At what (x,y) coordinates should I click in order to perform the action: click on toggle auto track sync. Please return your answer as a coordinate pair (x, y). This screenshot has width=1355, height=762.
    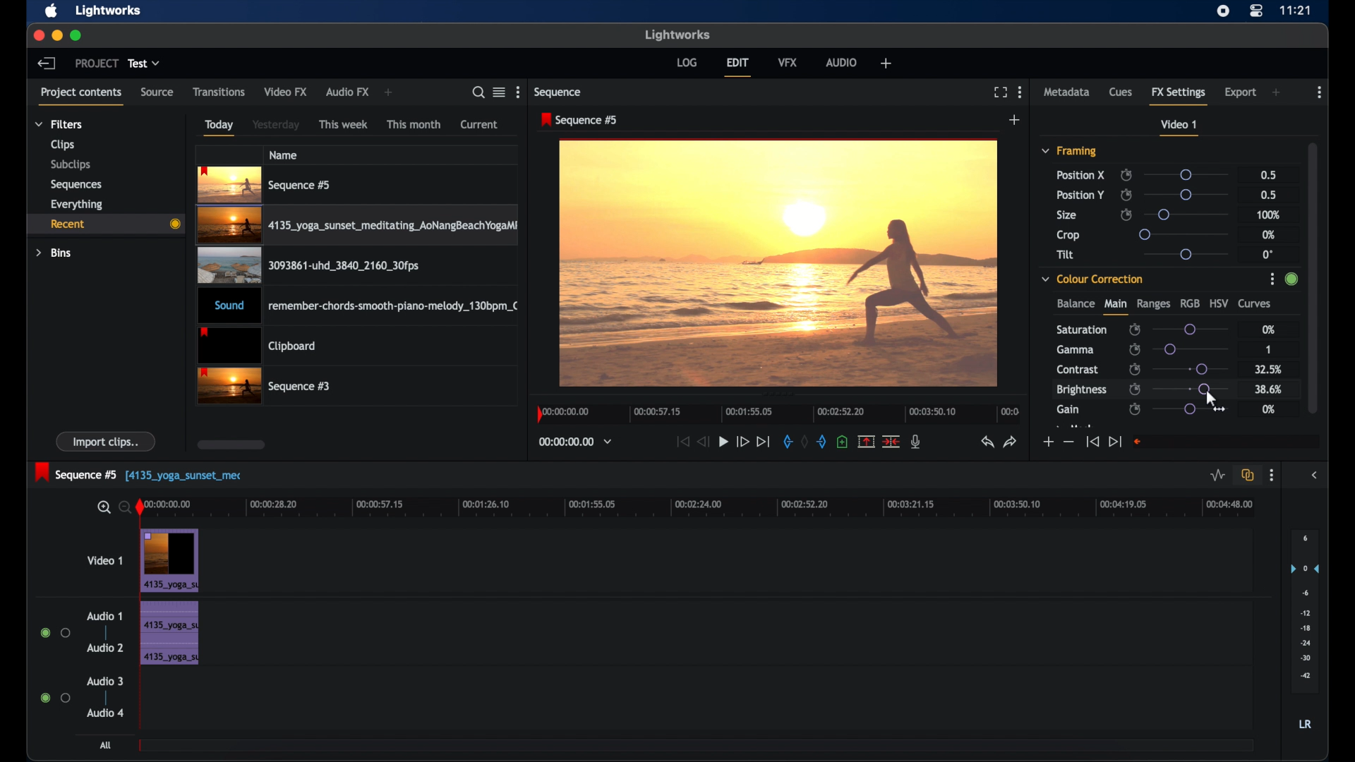
    Looking at the image, I should click on (1248, 476).